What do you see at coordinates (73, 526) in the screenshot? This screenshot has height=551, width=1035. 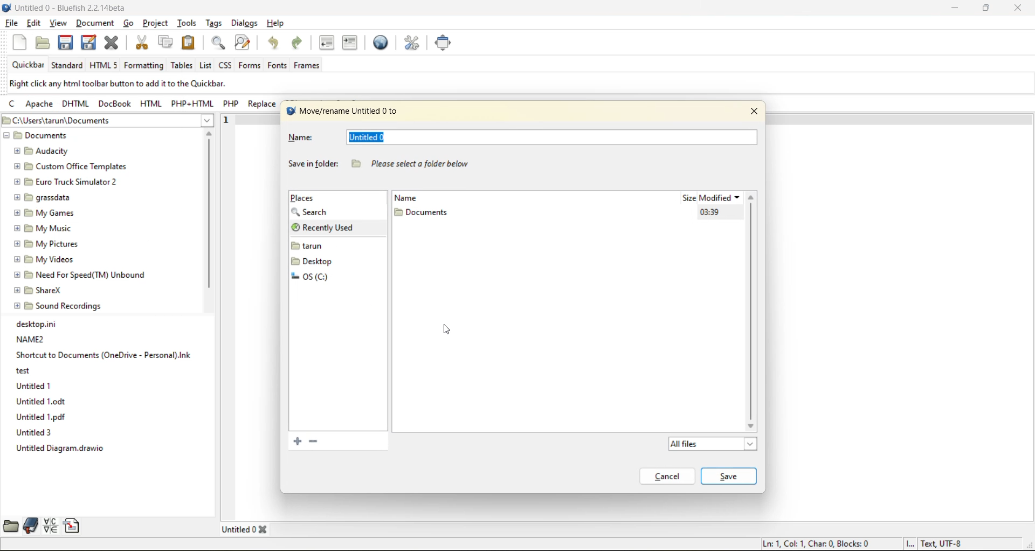 I see `snippets` at bounding box center [73, 526].